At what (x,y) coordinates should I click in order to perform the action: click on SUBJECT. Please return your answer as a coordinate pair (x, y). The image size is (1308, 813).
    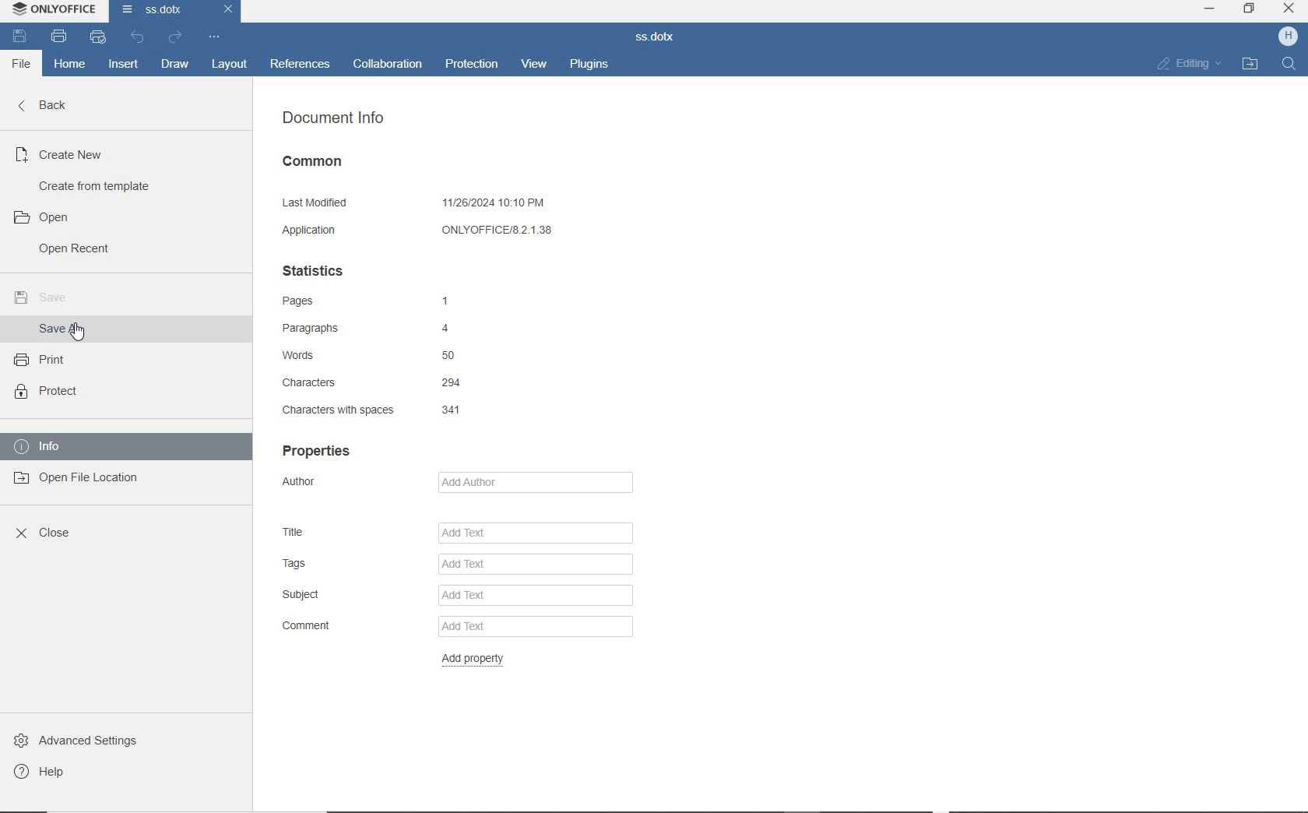
    Looking at the image, I should click on (455, 595).